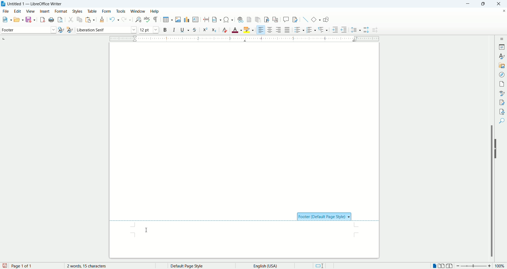 The width and height of the screenshot is (507, 269). I want to click on view, so click(31, 11).